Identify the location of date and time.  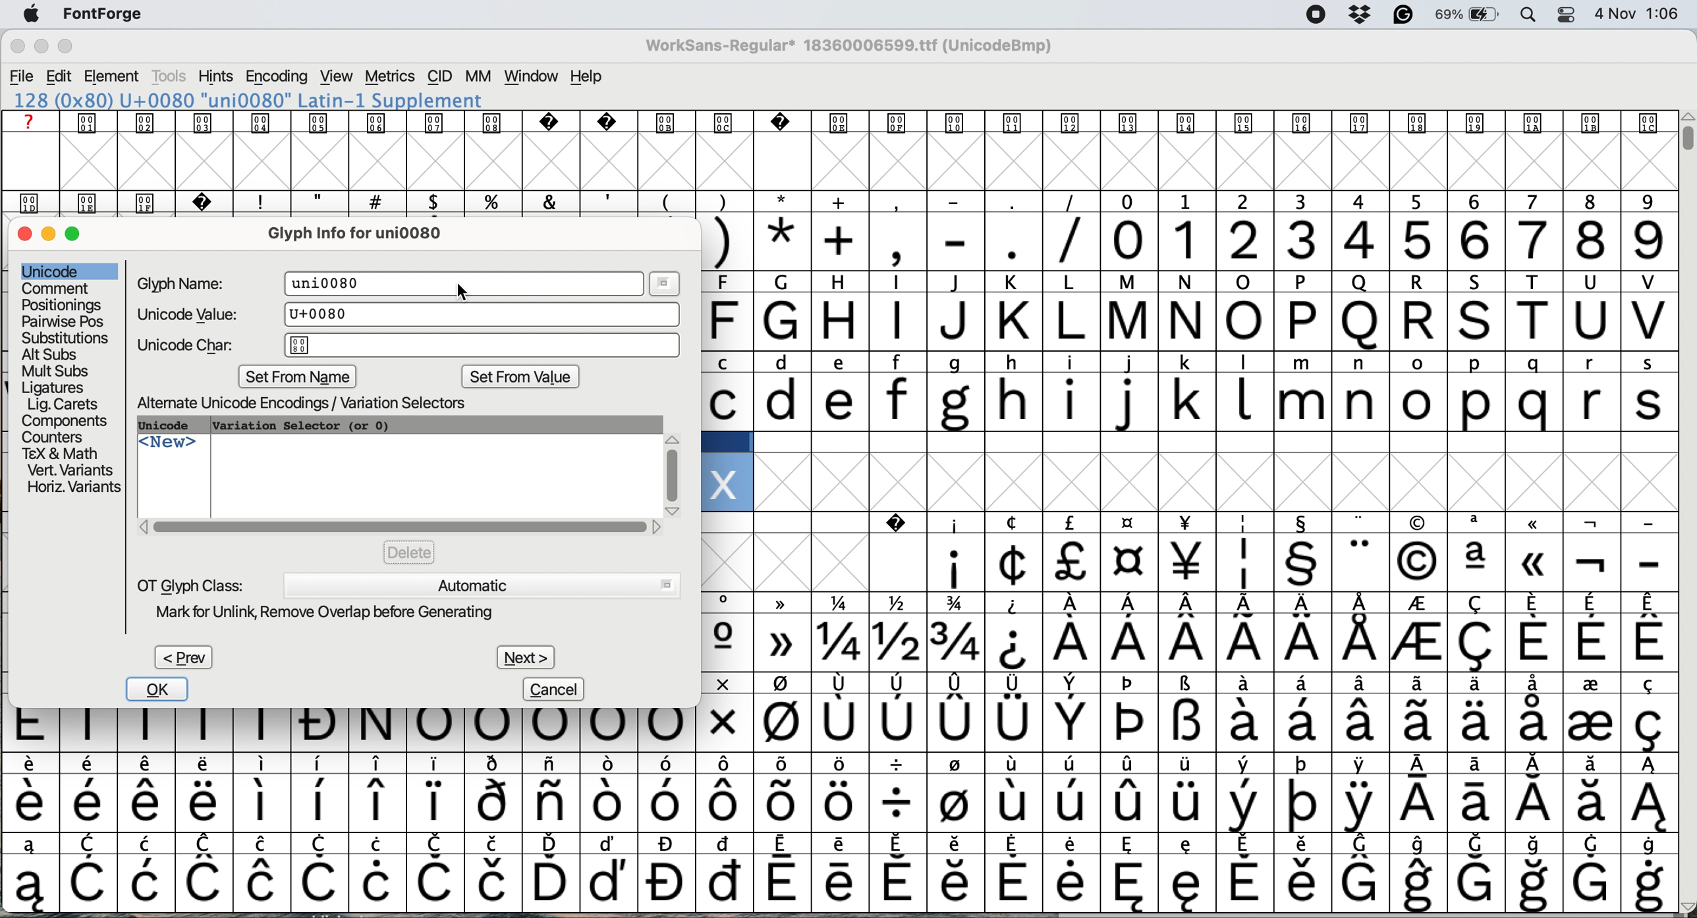
(1638, 14).